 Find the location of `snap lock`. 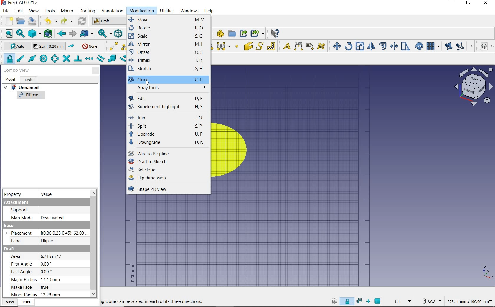

snap lock is located at coordinates (347, 302).